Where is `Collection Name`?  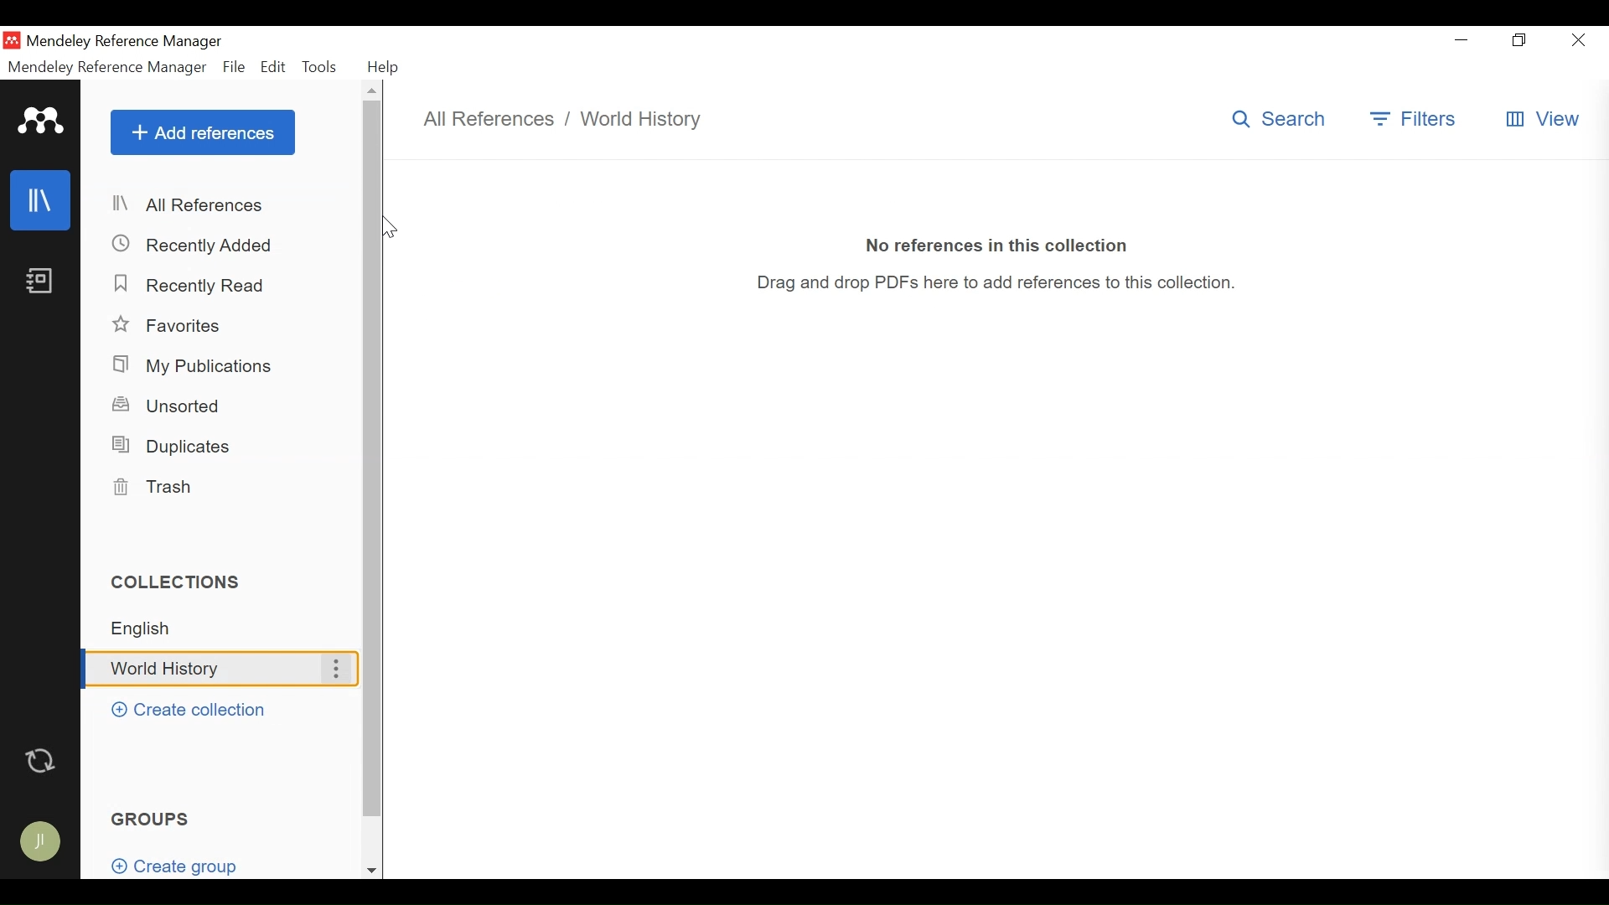
Collection Name is located at coordinates (194, 670).